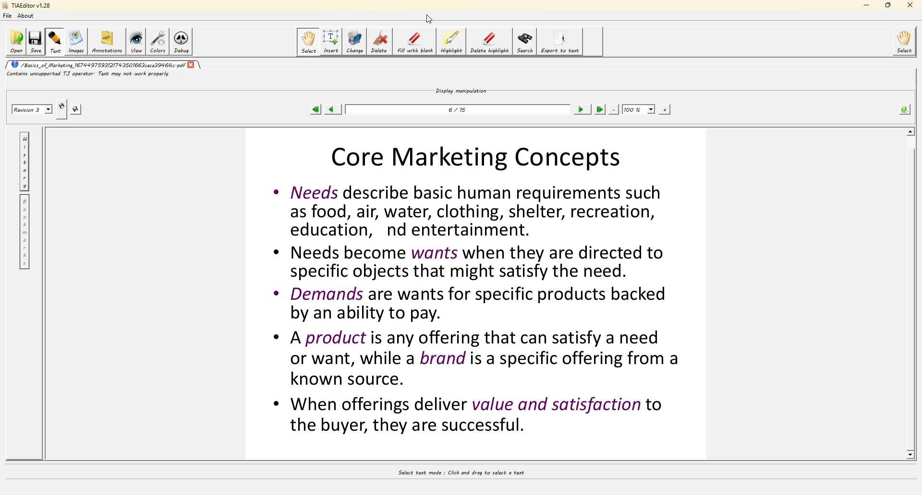  I want to click on create new revision, so click(62, 105).